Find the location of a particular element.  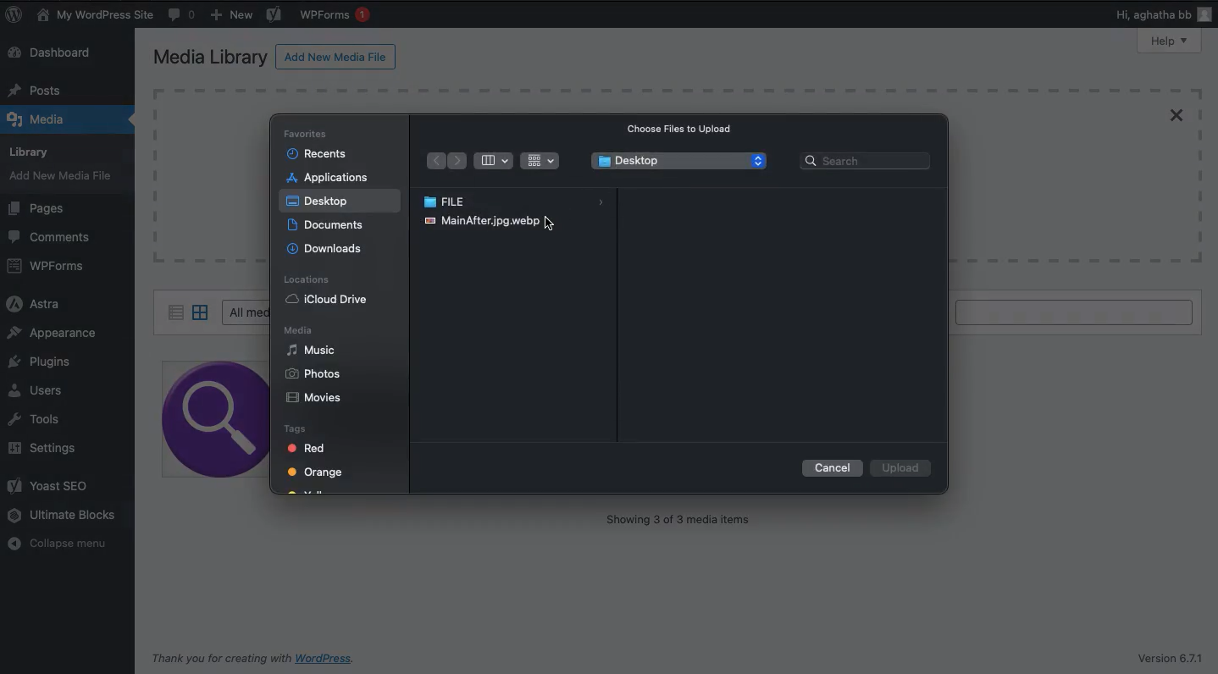

Favorites is located at coordinates (304, 135).